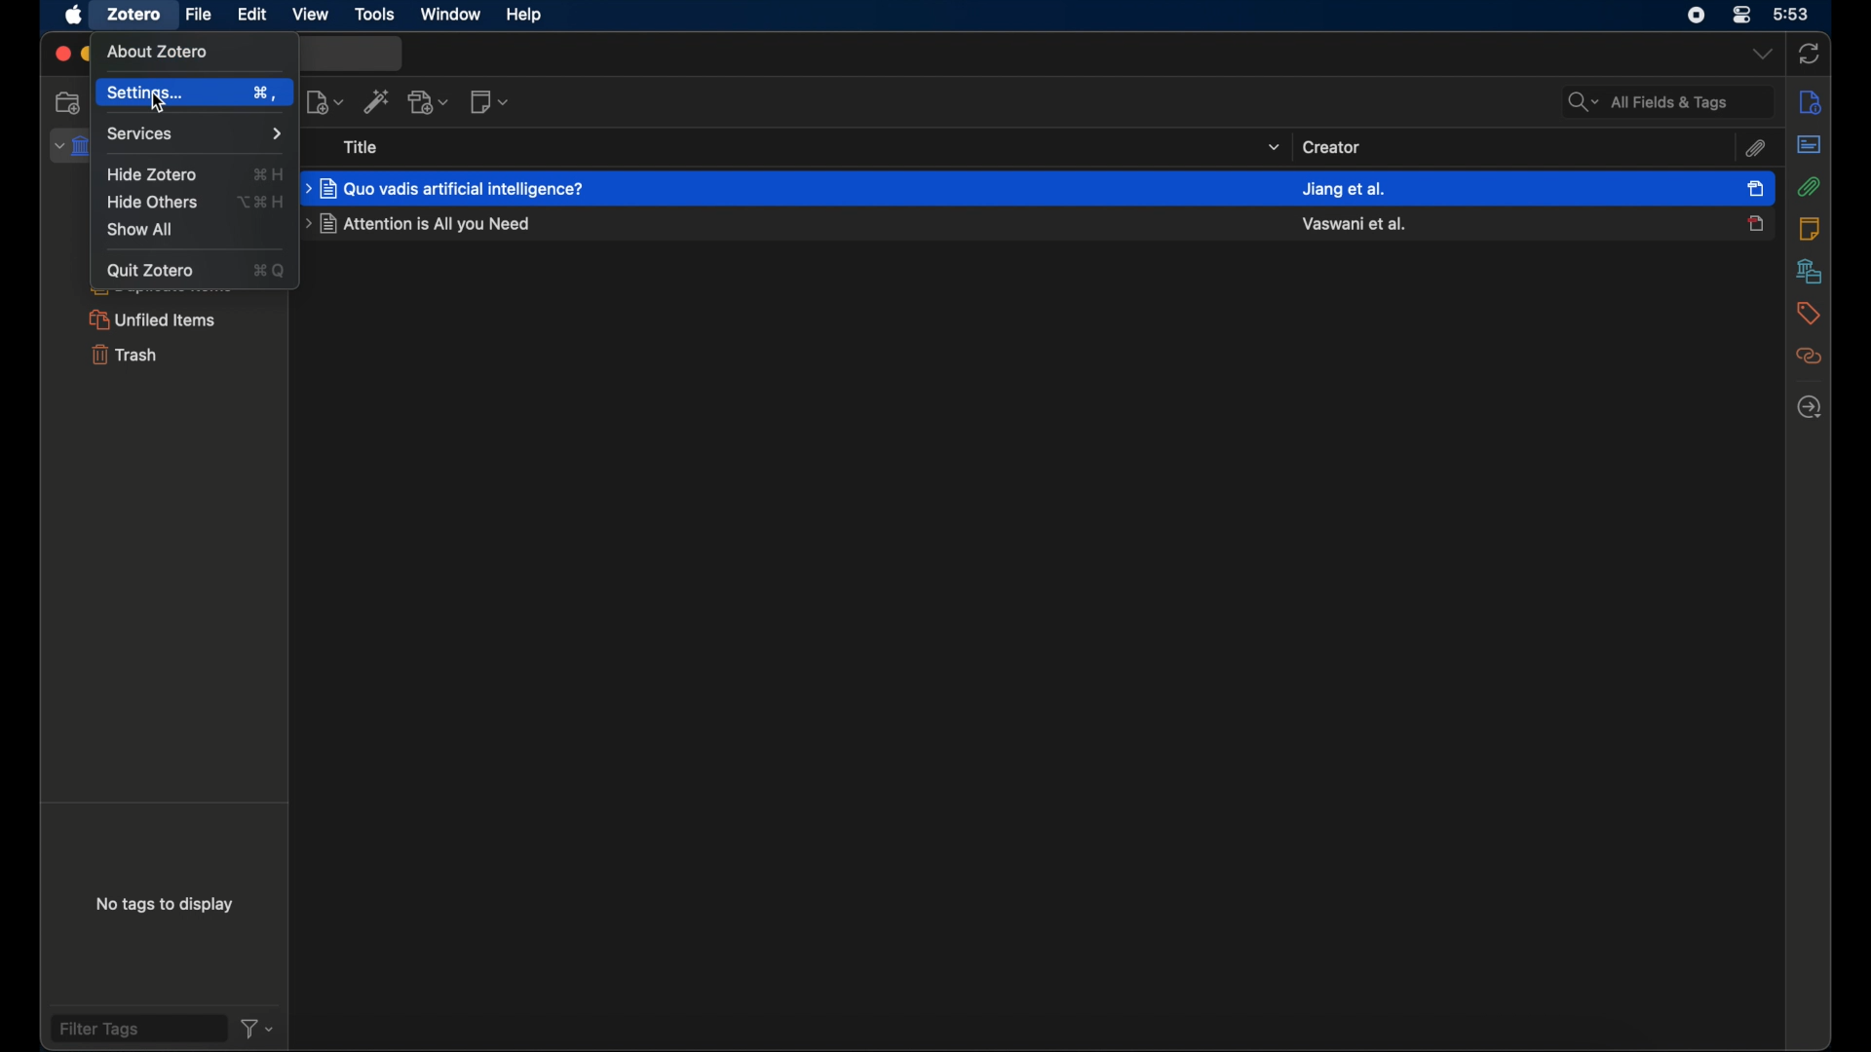 The height and width of the screenshot is (1052, 1871). I want to click on unified items, so click(154, 319).